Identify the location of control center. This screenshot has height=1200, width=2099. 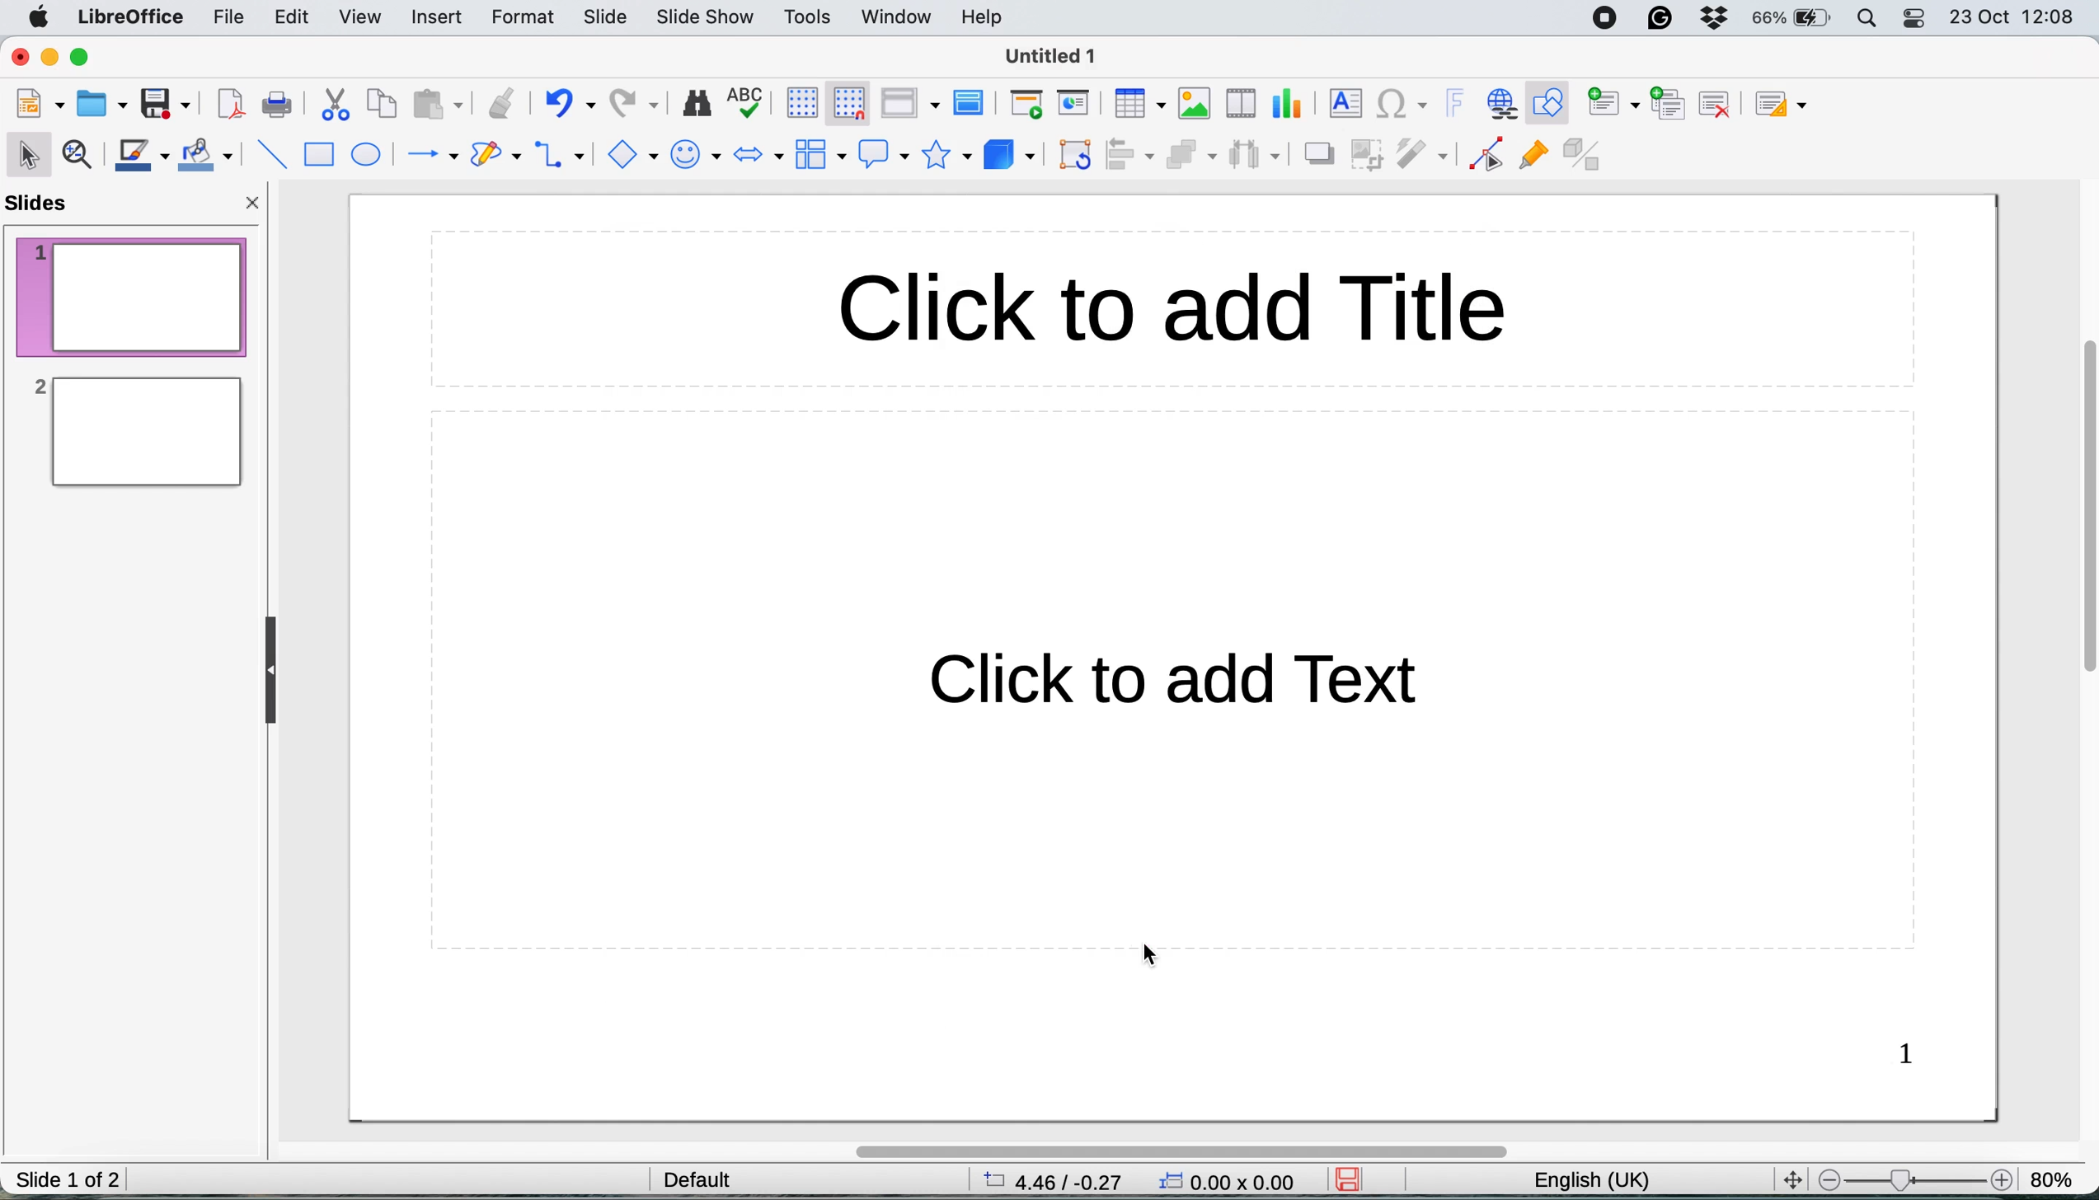
(1916, 21).